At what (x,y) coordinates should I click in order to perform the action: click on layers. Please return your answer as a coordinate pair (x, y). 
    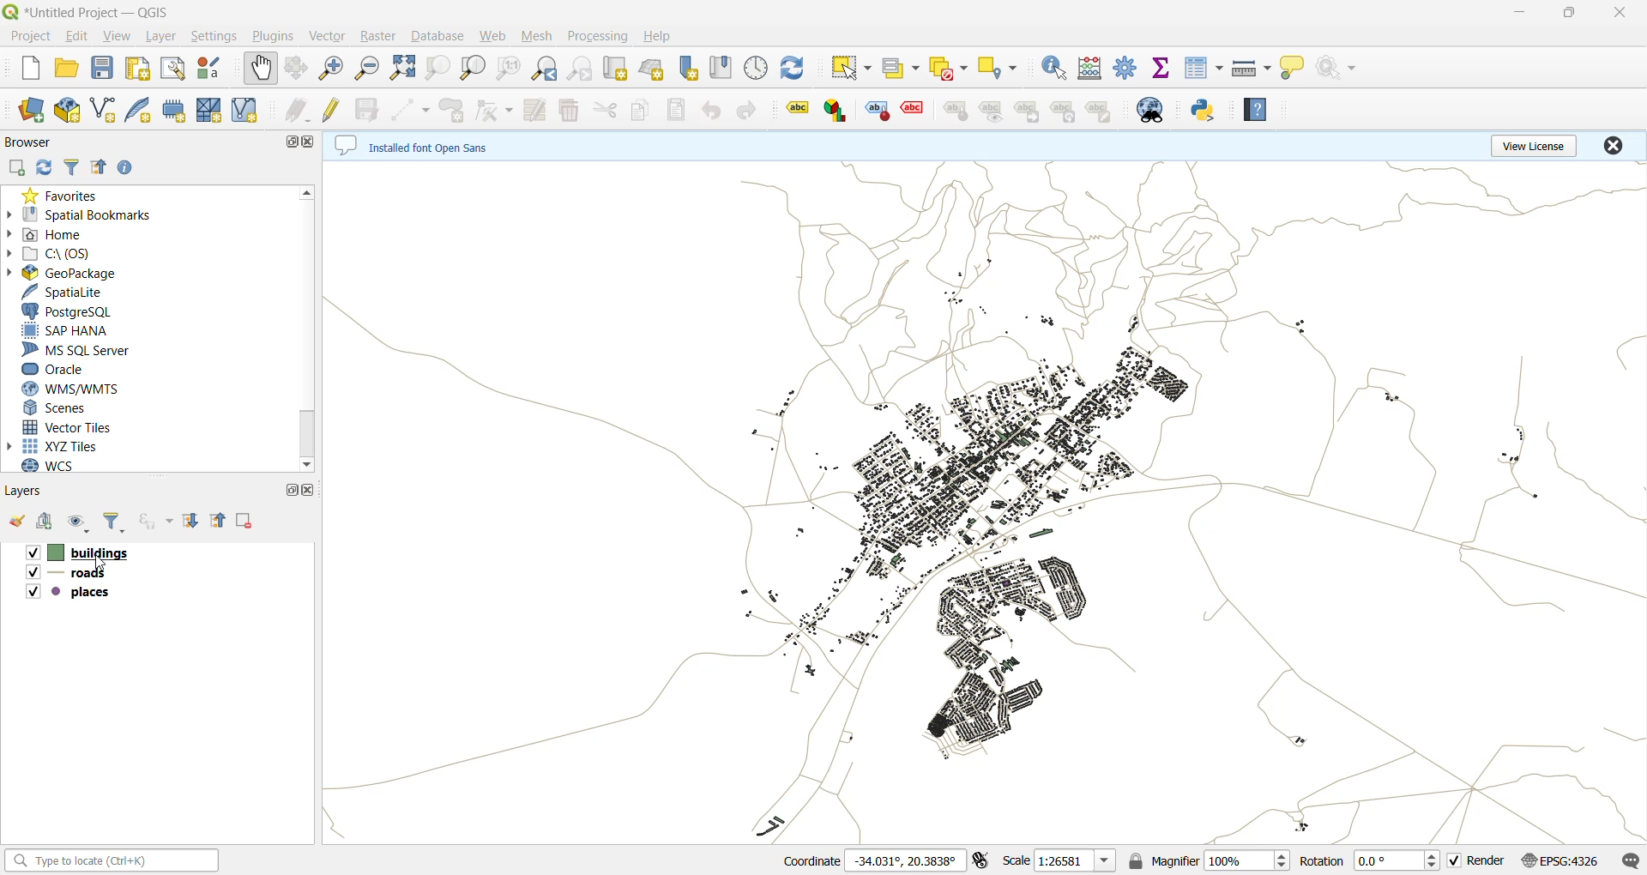
    Looking at the image, I should click on (31, 490).